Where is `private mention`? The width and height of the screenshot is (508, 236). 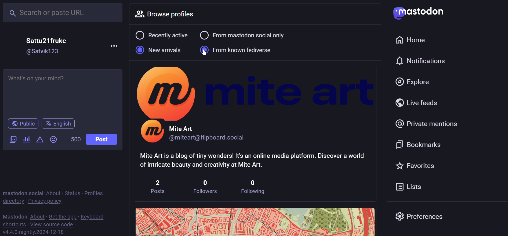
private mention is located at coordinates (429, 123).